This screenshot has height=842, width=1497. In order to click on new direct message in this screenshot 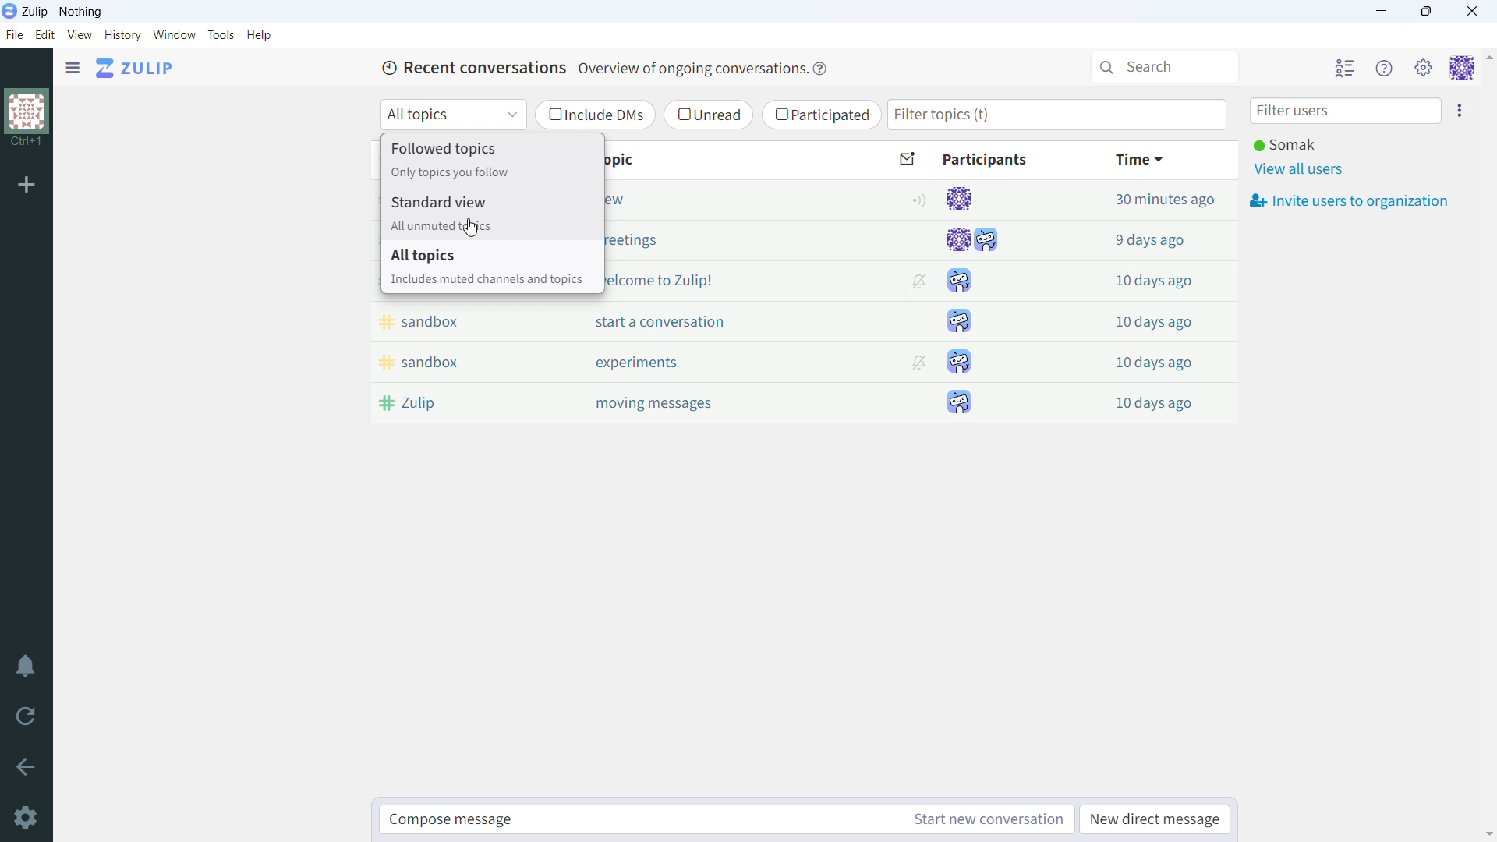, I will do `click(1154, 819)`.